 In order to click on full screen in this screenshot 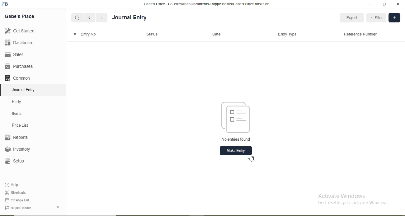, I will do `click(384, 4)`.